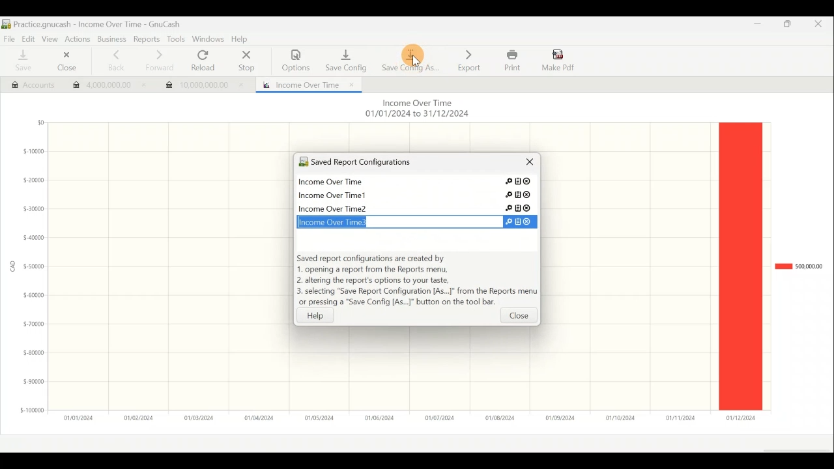 This screenshot has width=834, height=469. I want to click on Saved report configurations, so click(394, 163).